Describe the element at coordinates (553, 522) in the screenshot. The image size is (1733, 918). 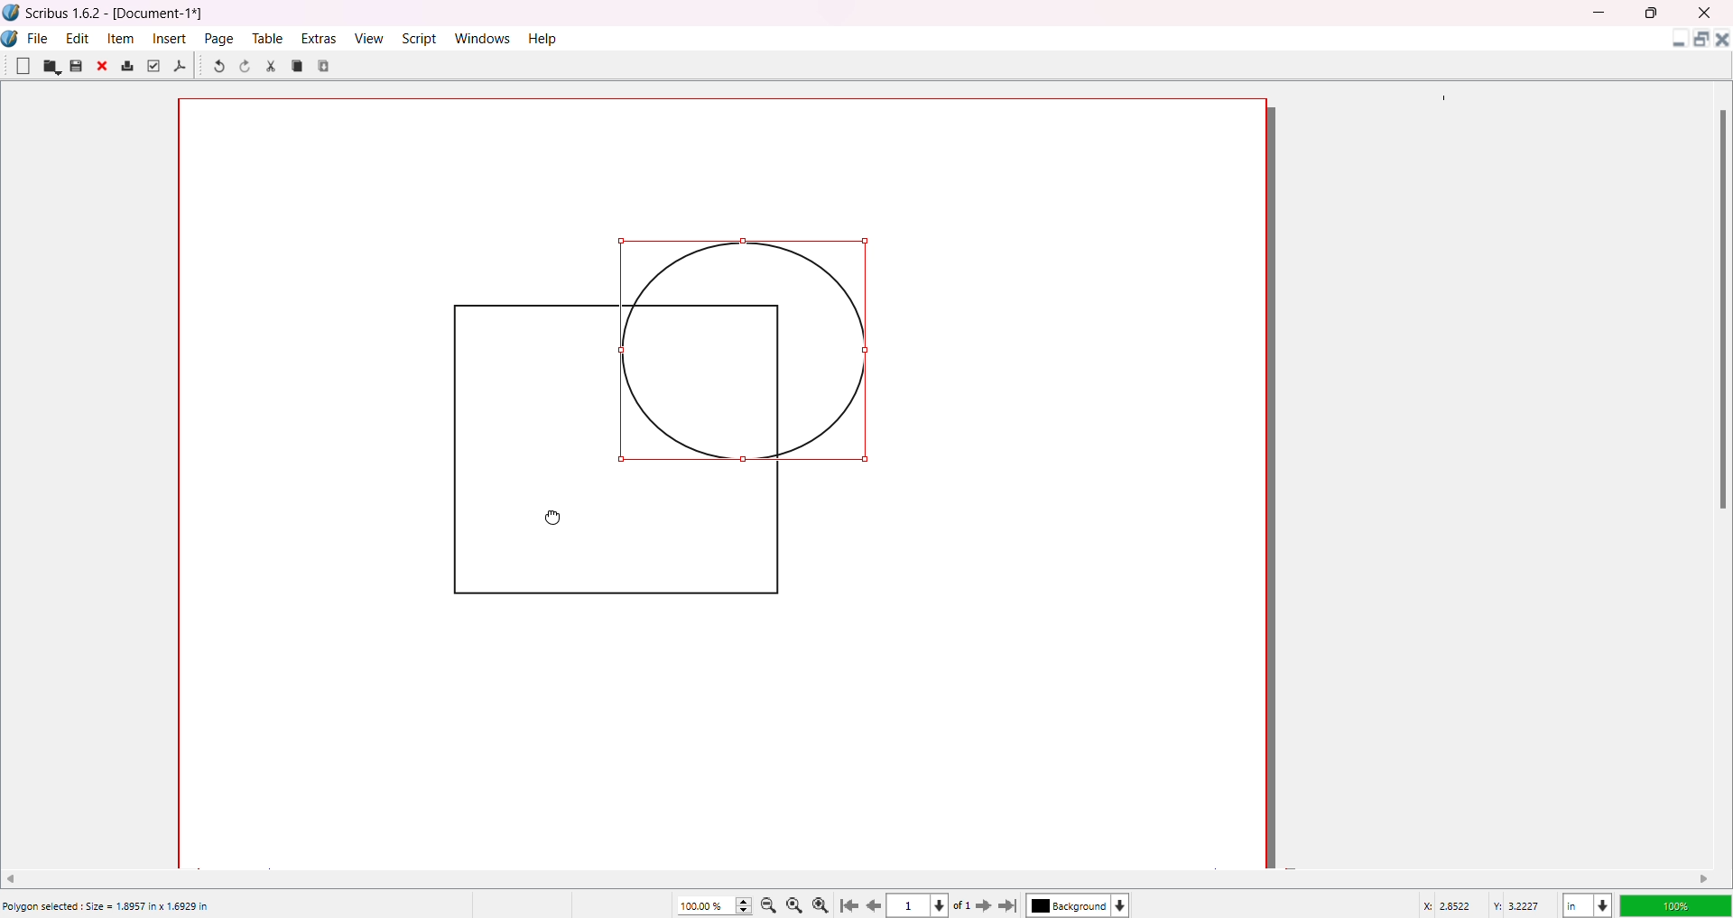
I see `cursor` at that location.